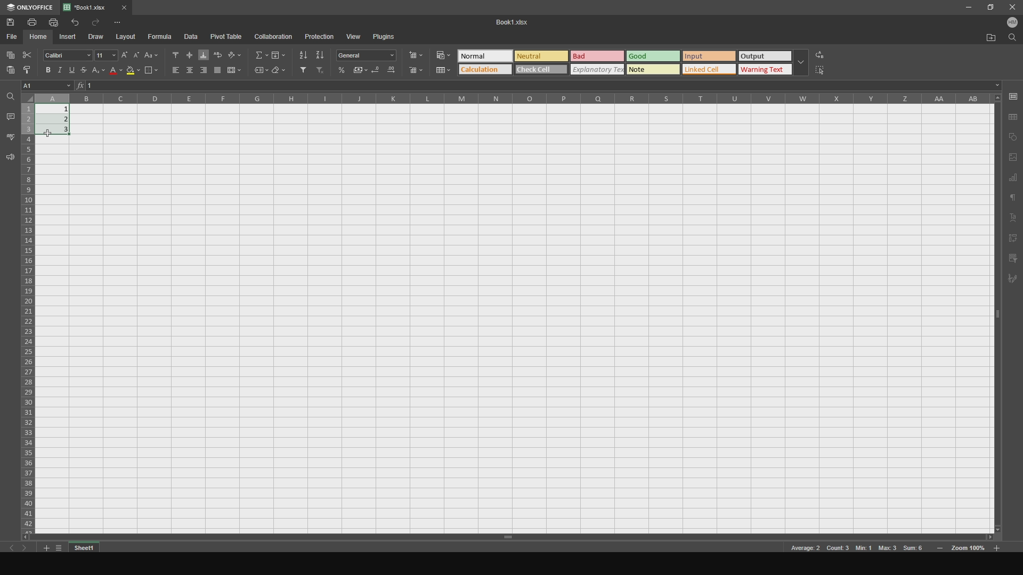  I want to click on align right, so click(202, 71).